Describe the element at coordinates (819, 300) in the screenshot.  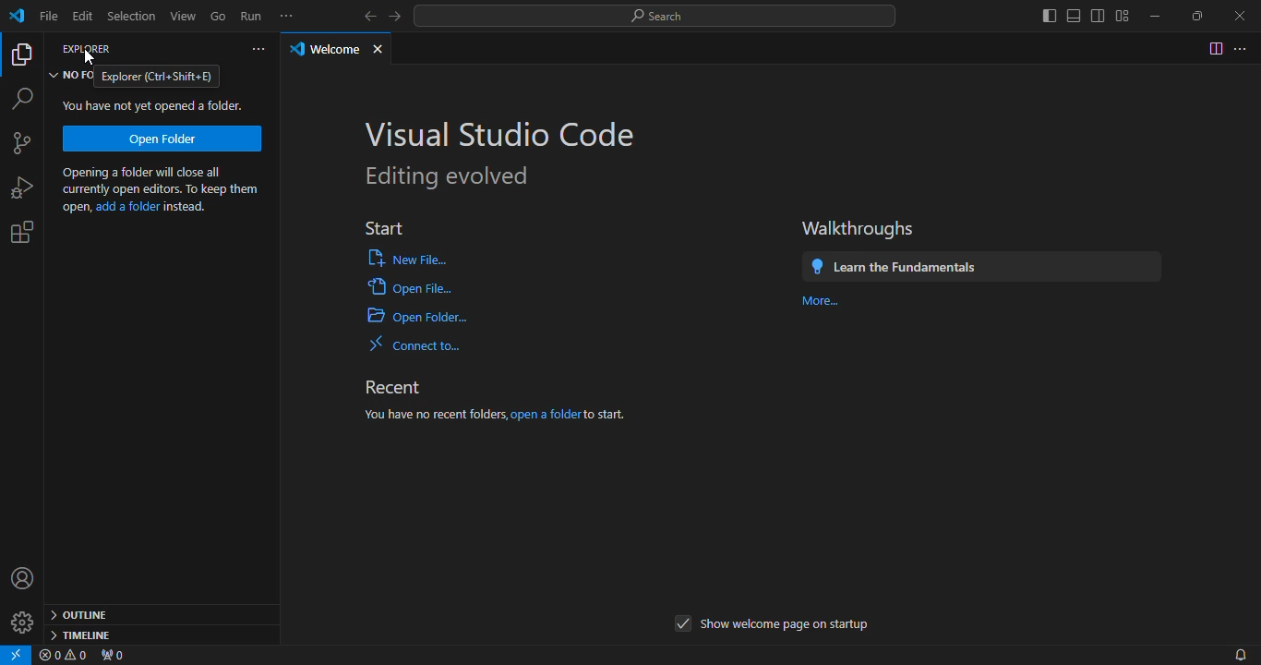
I see `More` at that location.